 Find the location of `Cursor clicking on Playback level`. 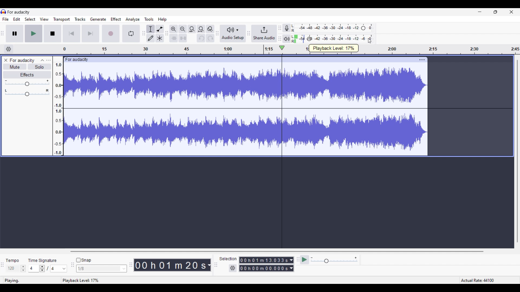

Cursor clicking on Playback level is located at coordinates (370, 41).